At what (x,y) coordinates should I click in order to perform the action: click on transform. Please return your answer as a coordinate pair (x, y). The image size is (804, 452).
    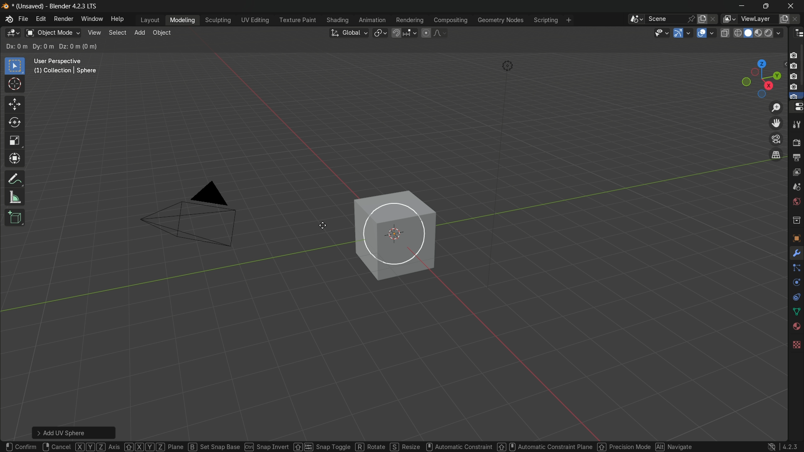
    Looking at the image, I should click on (15, 159).